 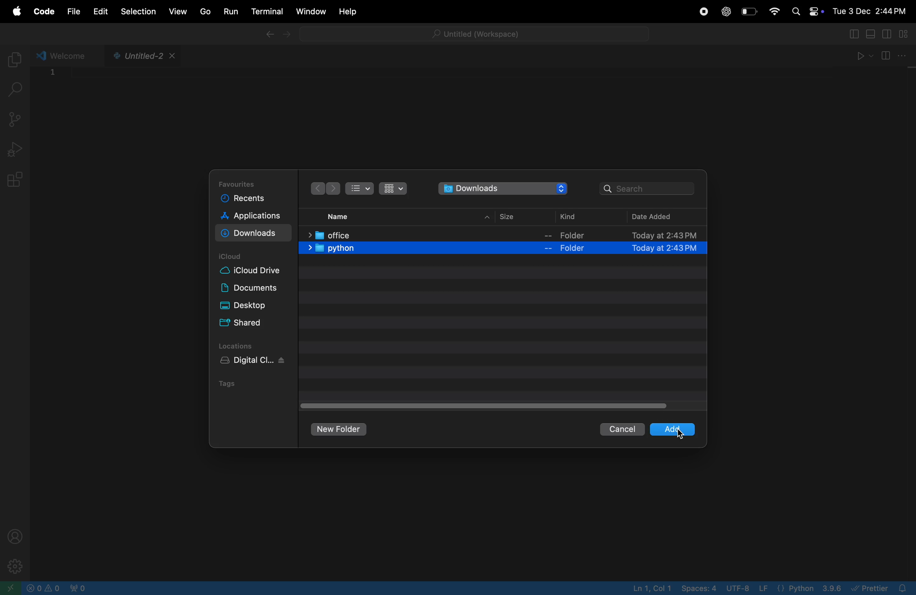 What do you see at coordinates (139, 12) in the screenshot?
I see `selection` at bounding box center [139, 12].